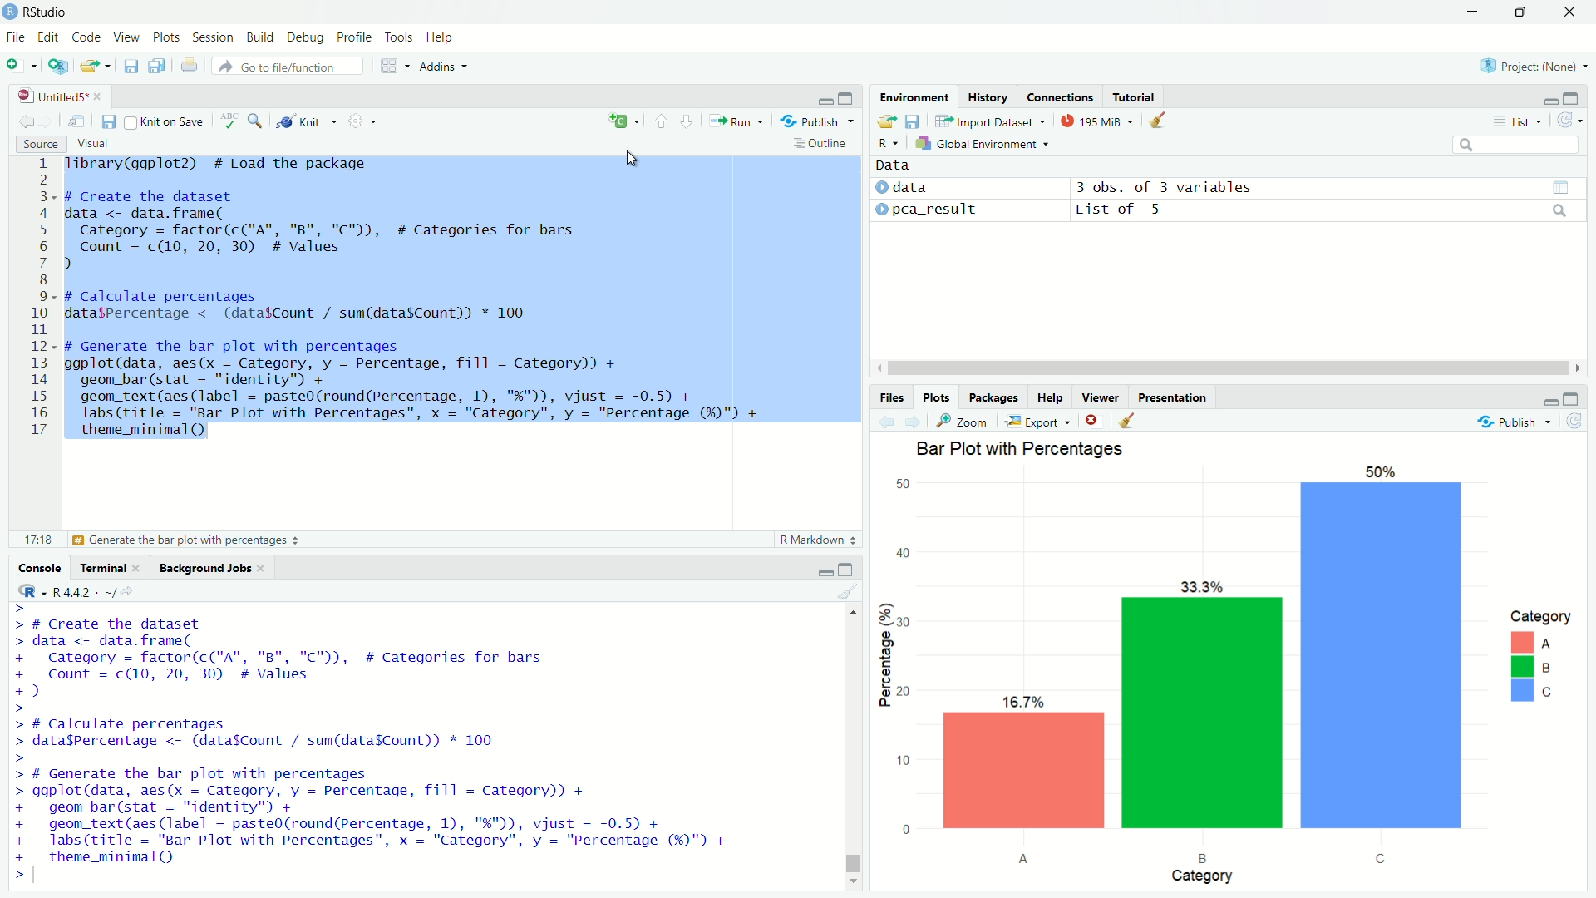  I want to click on load workspace, so click(885, 121).